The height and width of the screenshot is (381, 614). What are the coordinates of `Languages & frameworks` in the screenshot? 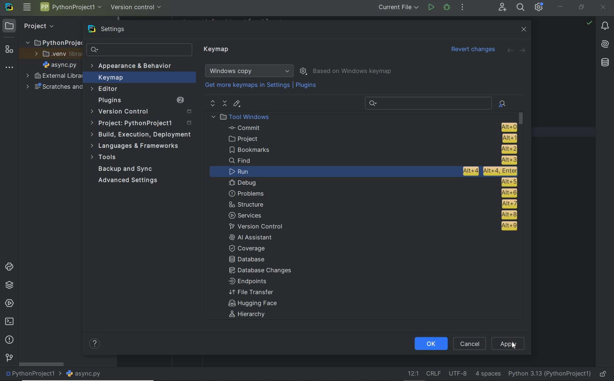 It's located at (136, 147).